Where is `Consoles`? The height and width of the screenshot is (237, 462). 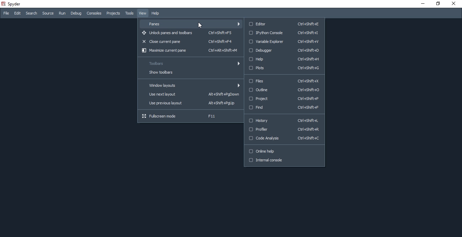 Consoles is located at coordinates (94, 13).